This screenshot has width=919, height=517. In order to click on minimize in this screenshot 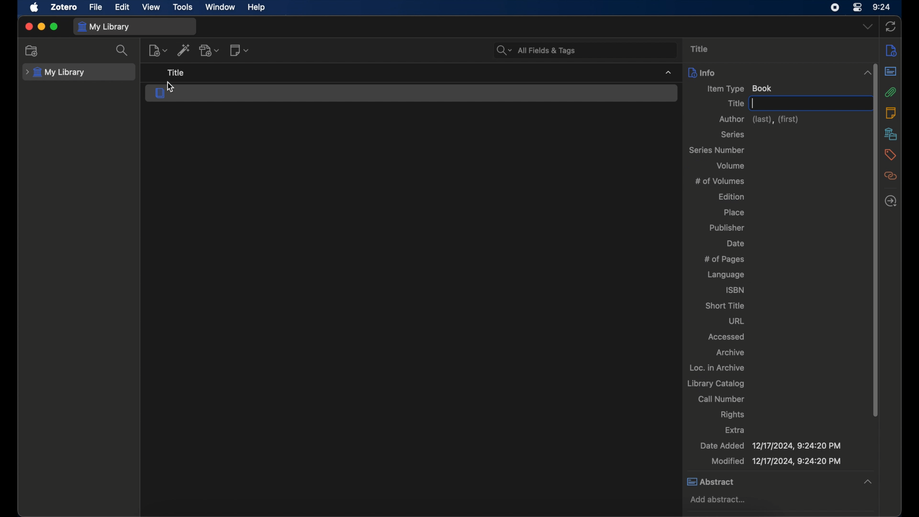, I will do `click(41, 26)`.